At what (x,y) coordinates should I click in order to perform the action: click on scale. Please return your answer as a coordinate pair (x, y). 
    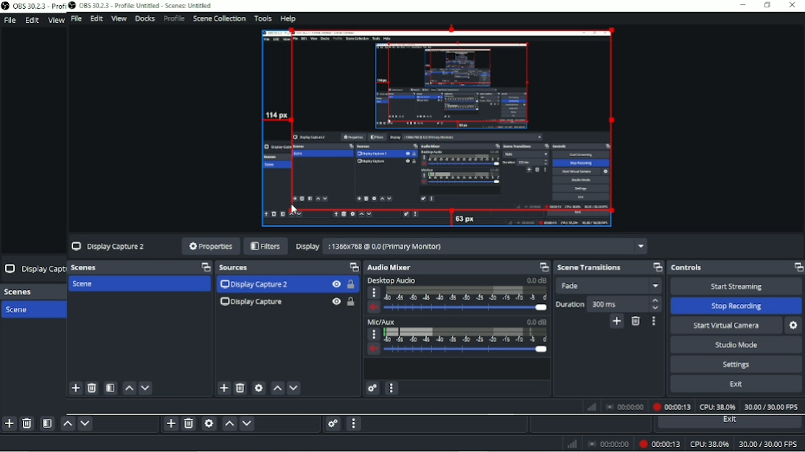
    Looking at the image, I should click on (469, 295).